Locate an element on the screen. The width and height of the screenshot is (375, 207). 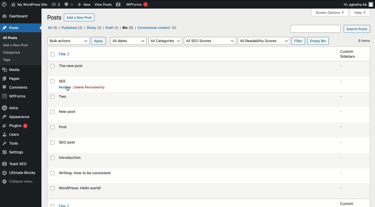
all readability scores is located at coordinates (265, 41).